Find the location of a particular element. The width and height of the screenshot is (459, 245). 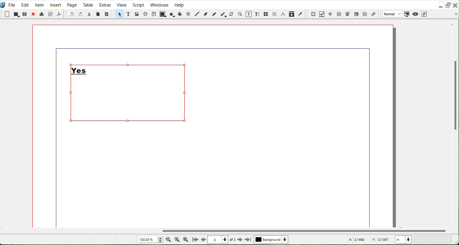

Text Frame is located at coordinates (128, 14).